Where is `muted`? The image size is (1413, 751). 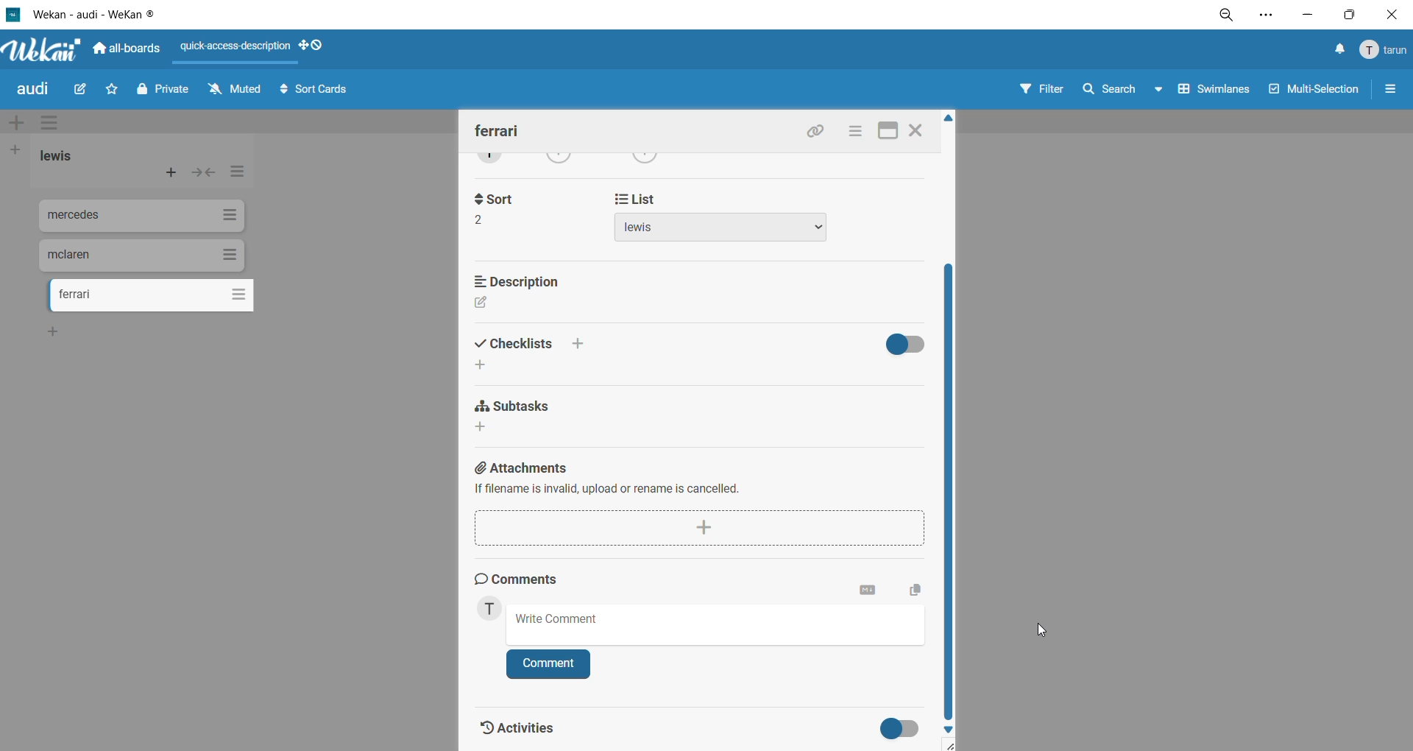 muted is located at coordinates (235, 88).